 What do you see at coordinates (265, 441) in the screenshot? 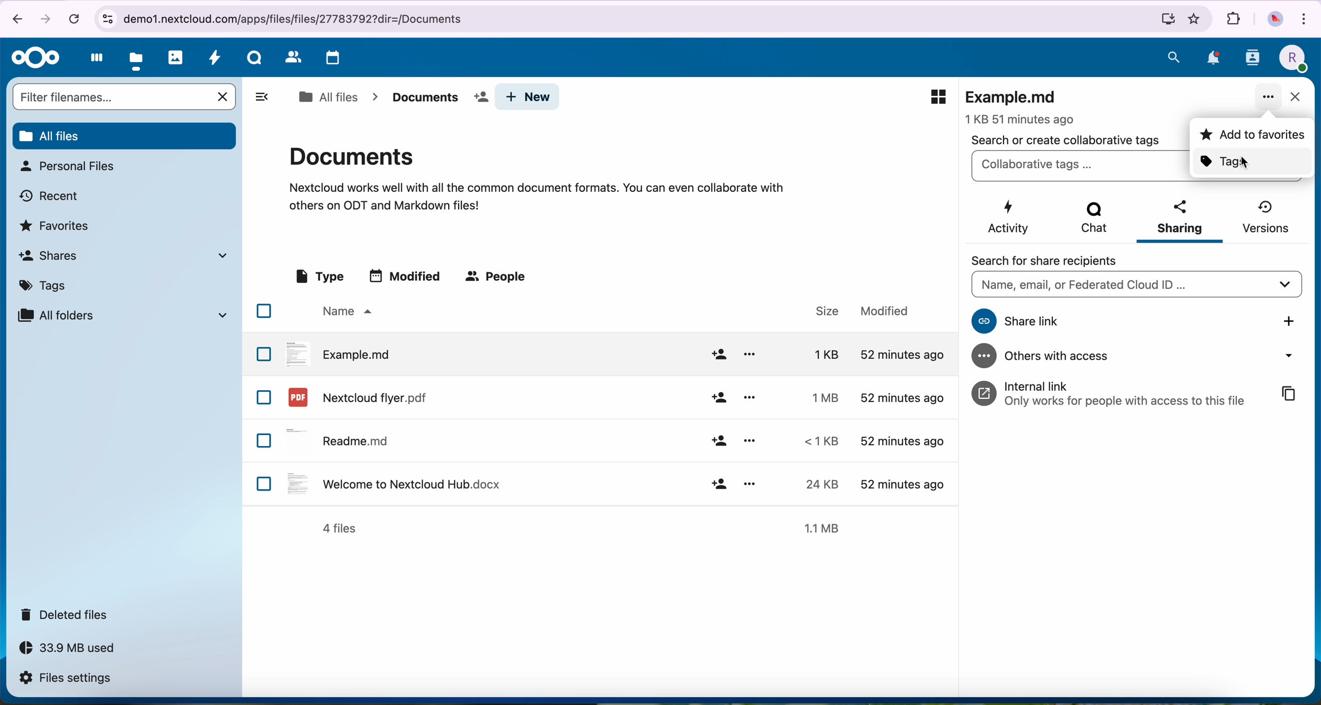
I see `checkbox` at bounding box center [265, 441].